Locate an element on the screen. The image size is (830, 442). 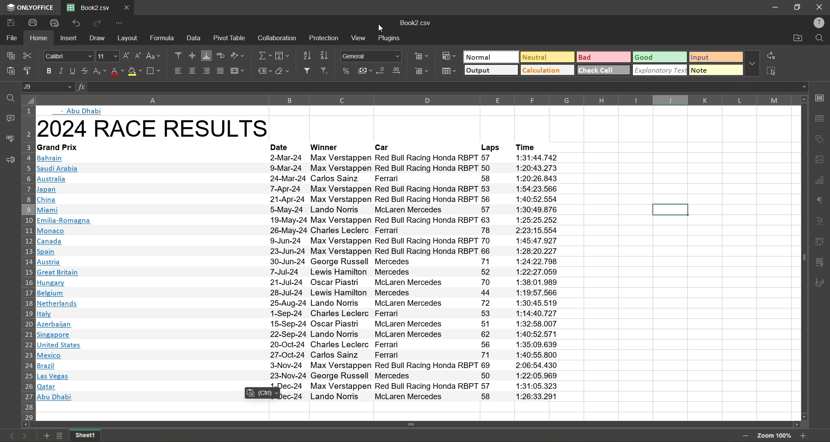
table is located at coordinates (820, 120).